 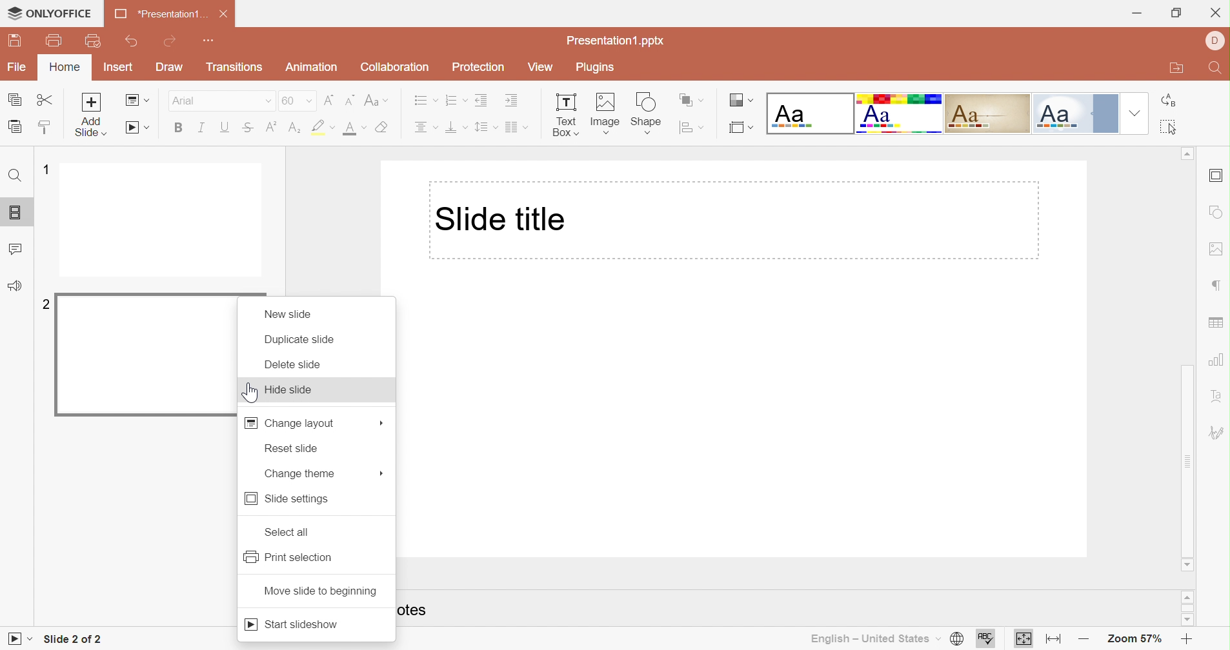 What do you see at coordinates (162, 221) in the screenshot?
I see `Slide 1` at bounding box center [162, 221].